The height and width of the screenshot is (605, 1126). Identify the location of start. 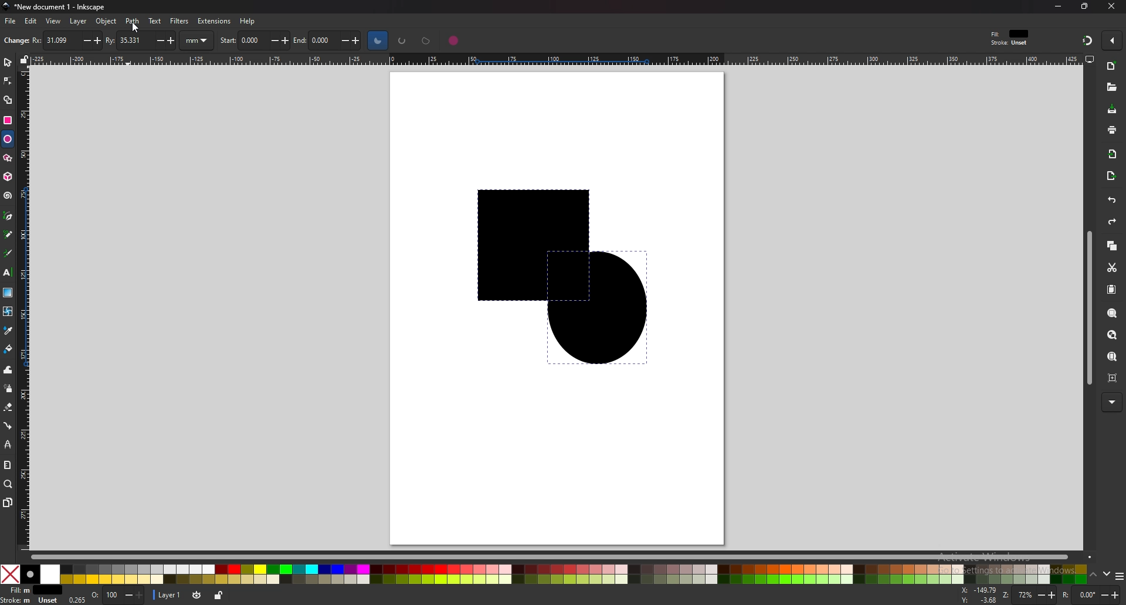
(255, 39).